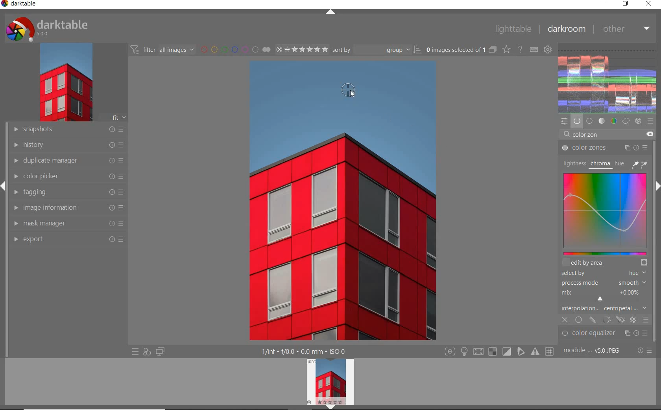 The height and width of the screenshot is (410, 661). I want to click on image preview, so click(329, 380).